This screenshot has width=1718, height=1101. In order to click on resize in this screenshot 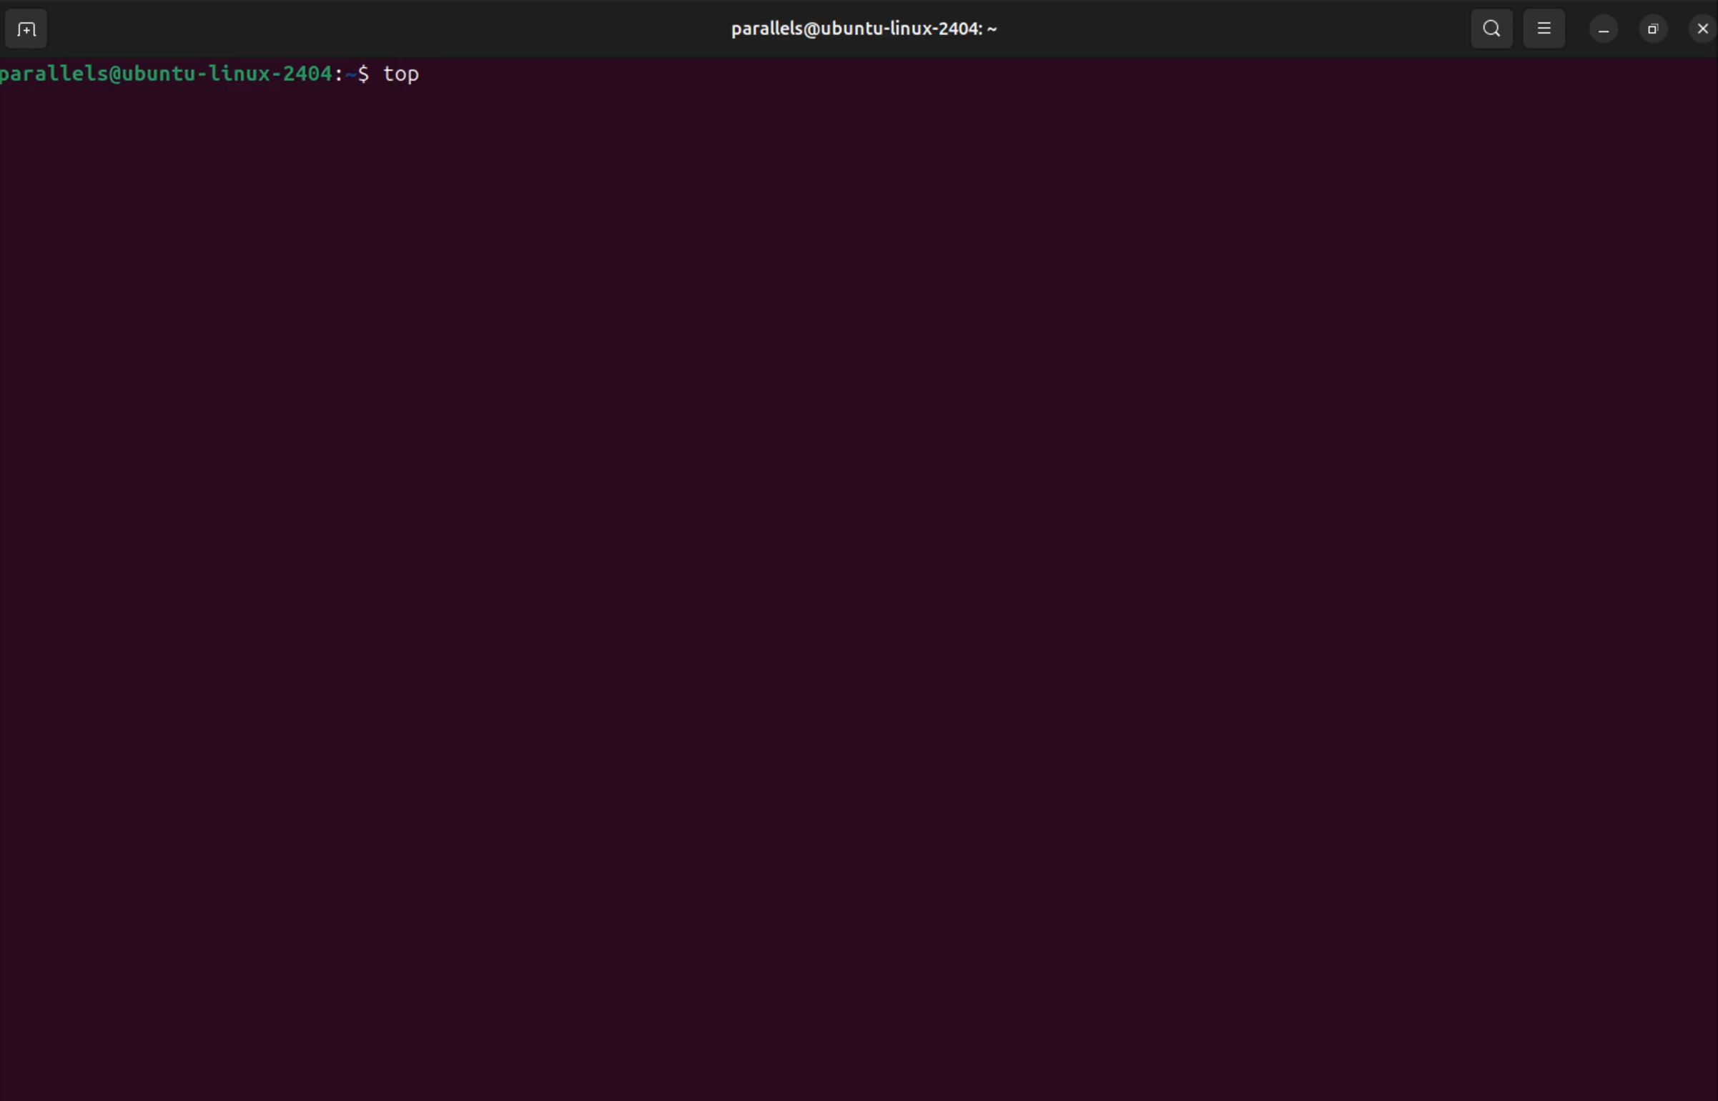, I will do `click(1653, 26)`.